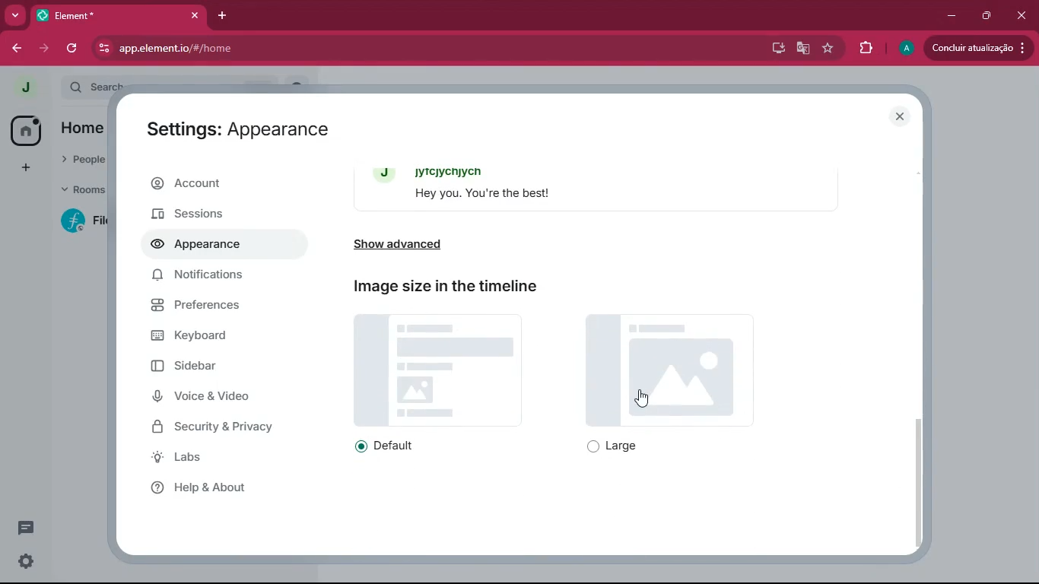 The width and height of the screenshot is (1039, 584). I want to click on sessions, so click(215, 213).